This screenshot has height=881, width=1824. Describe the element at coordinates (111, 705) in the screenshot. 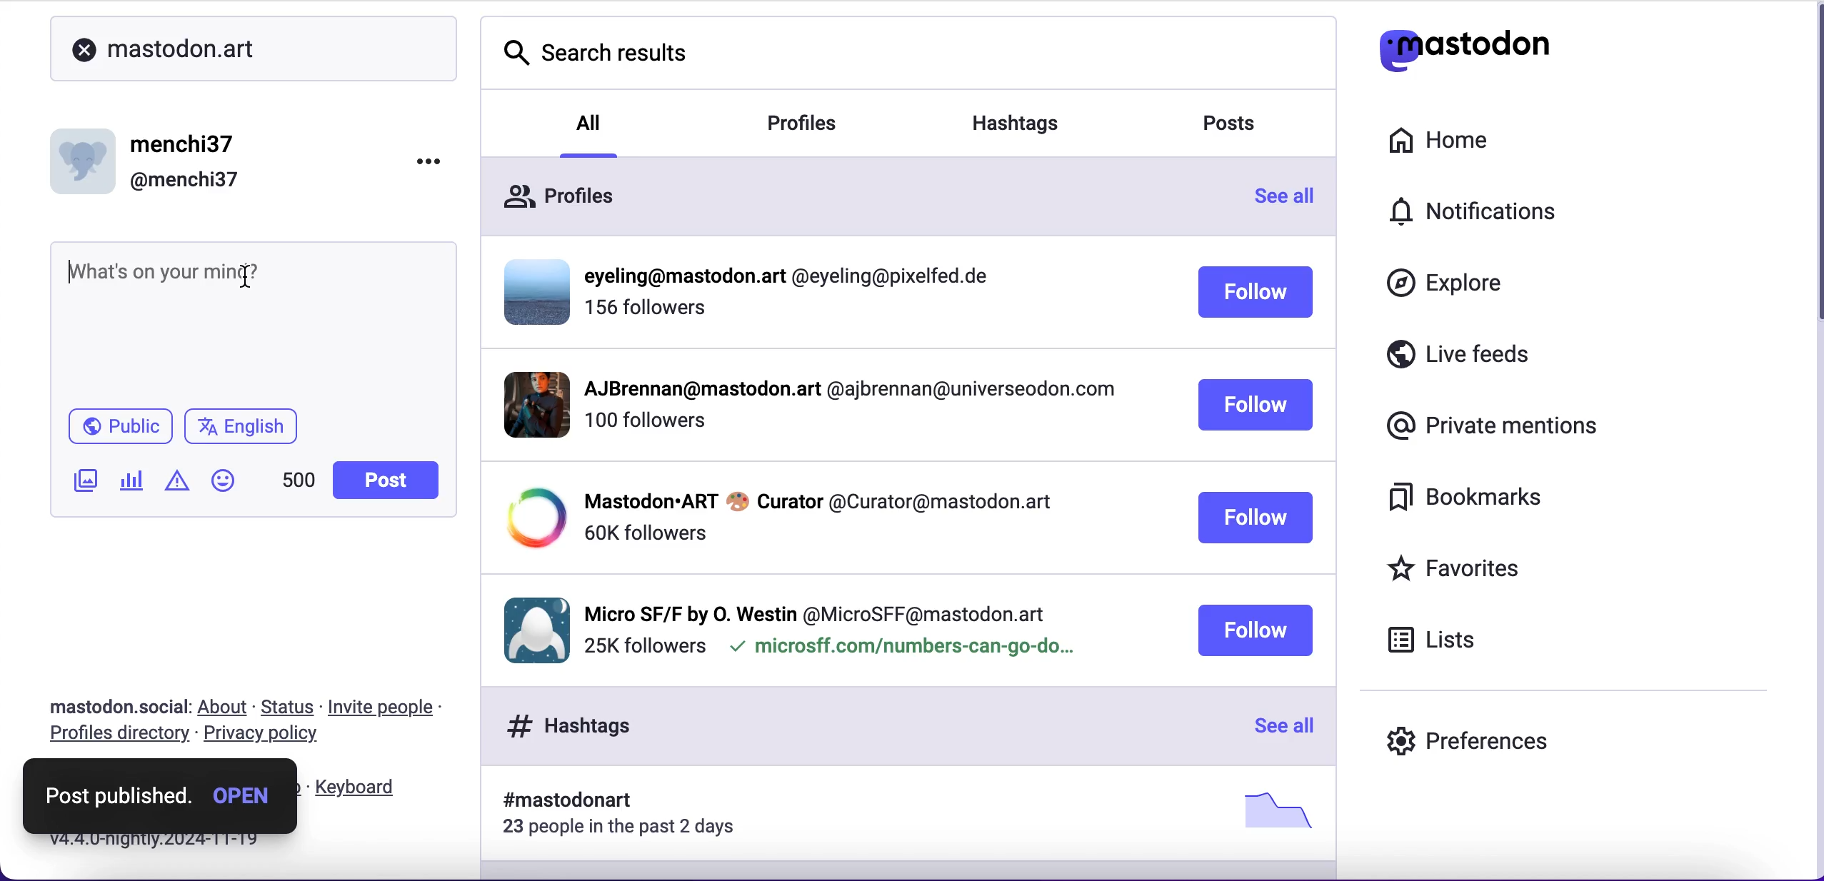

I see `mastodon.social` at that location.